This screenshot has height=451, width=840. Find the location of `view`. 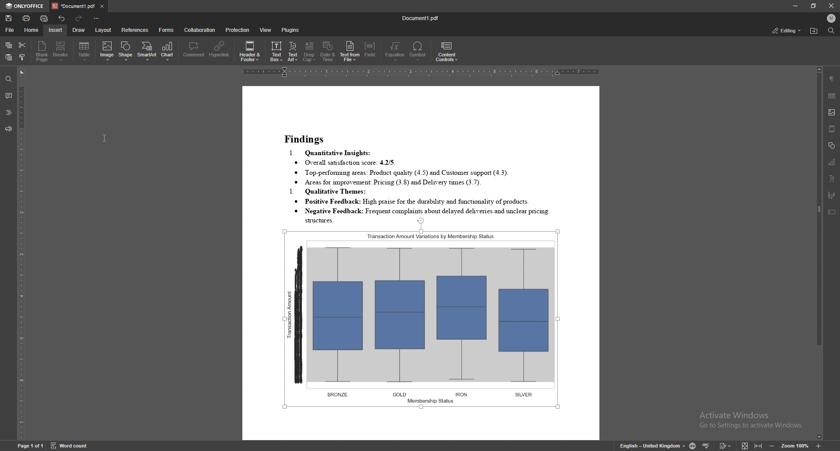

view is located at coordinates (266, 30).